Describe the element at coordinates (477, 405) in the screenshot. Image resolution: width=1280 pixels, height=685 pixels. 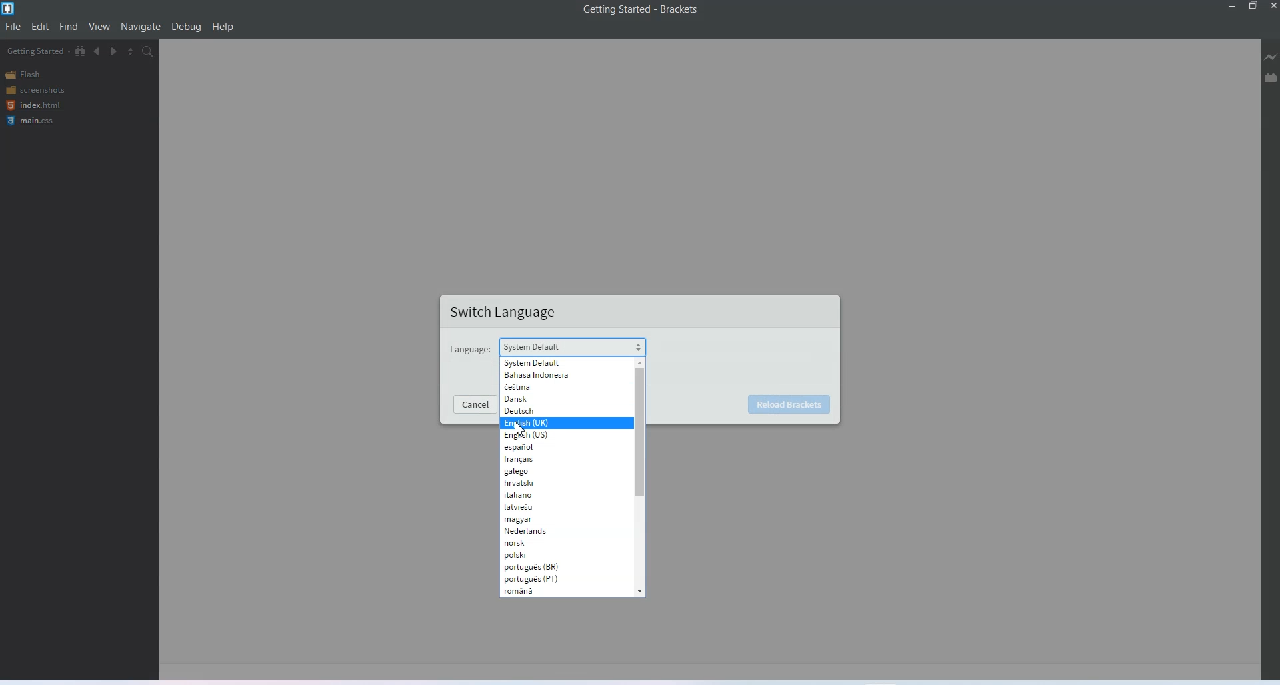
I see `cancel` at that location.